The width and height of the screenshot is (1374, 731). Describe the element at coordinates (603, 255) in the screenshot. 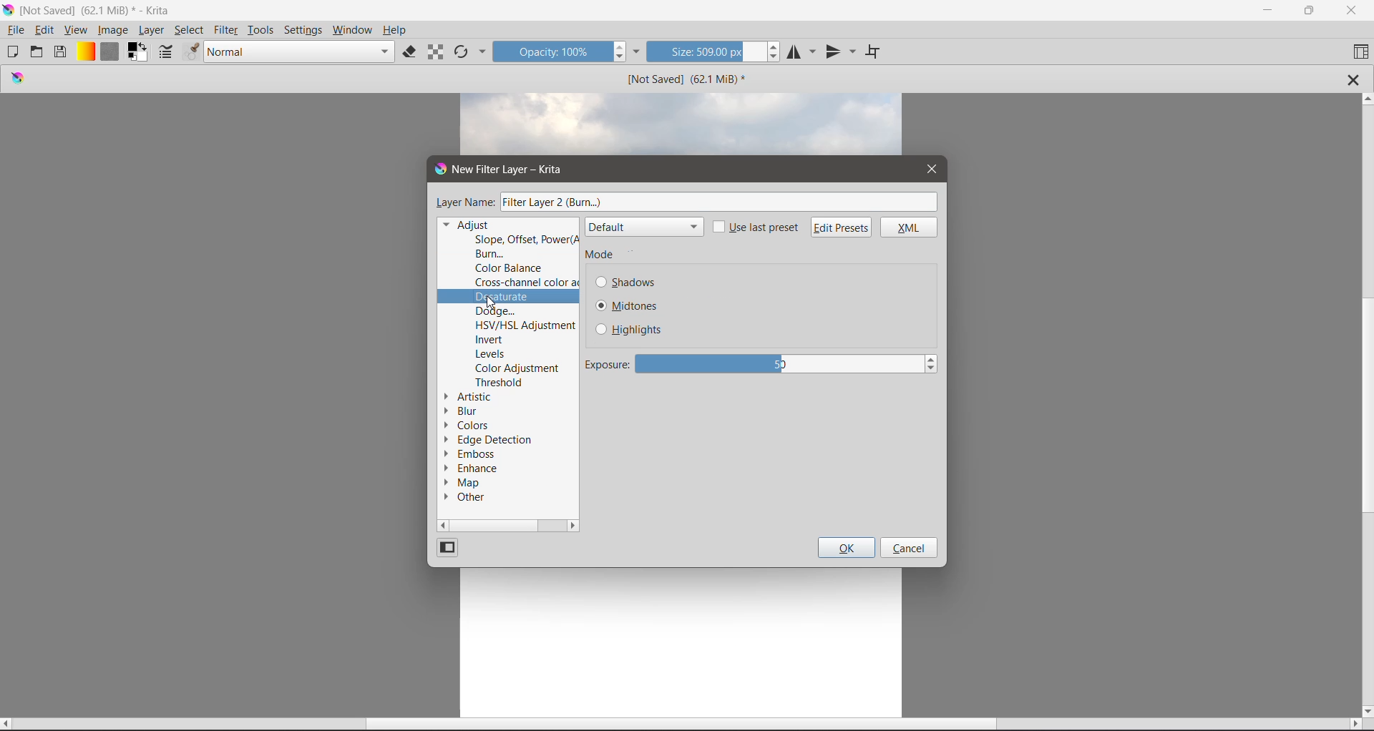

I see `Mode` at that location.